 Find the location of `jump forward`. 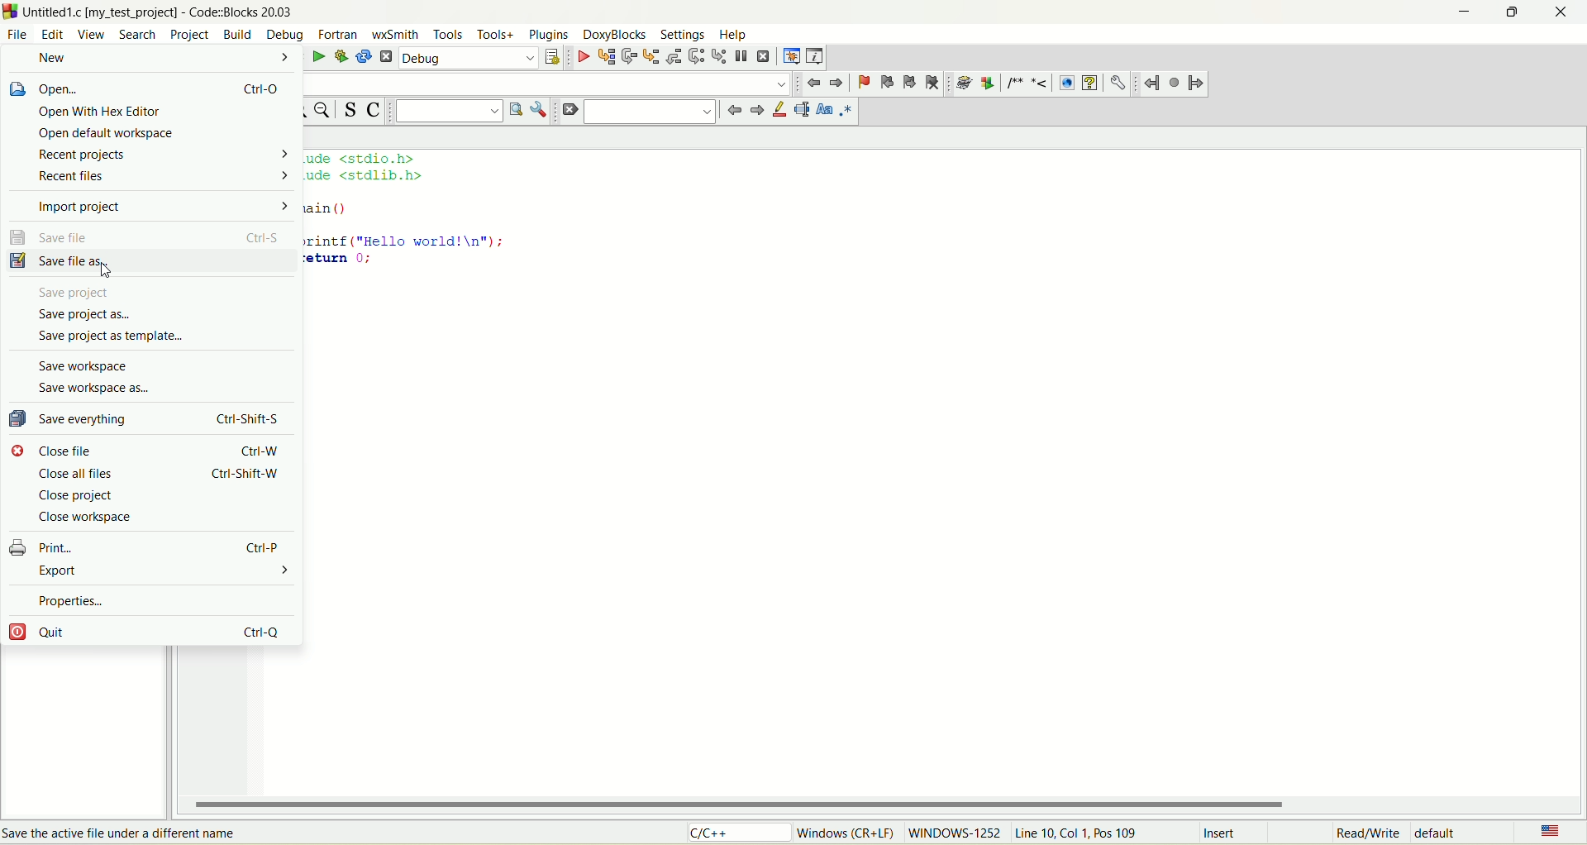

jump forward is located at coordinates (755, 112).